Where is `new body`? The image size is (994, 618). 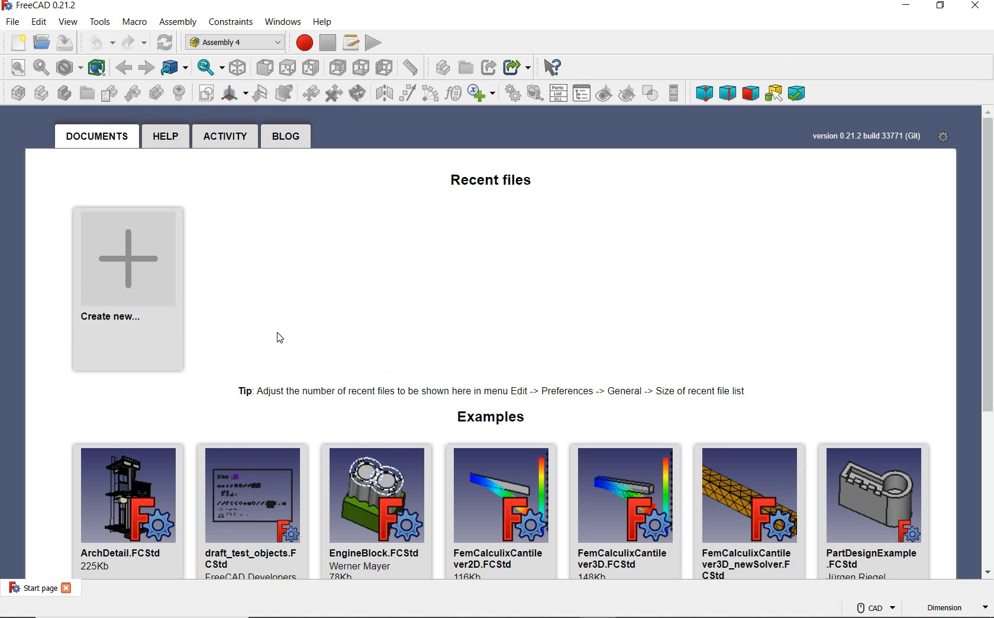 new body is located at coordinates (61, 92).